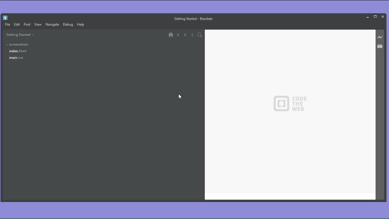 This screenshot has height=219, width=389. Describe the element at coordinates (181, 97) in the screenshot. I see `cursor` at that location.